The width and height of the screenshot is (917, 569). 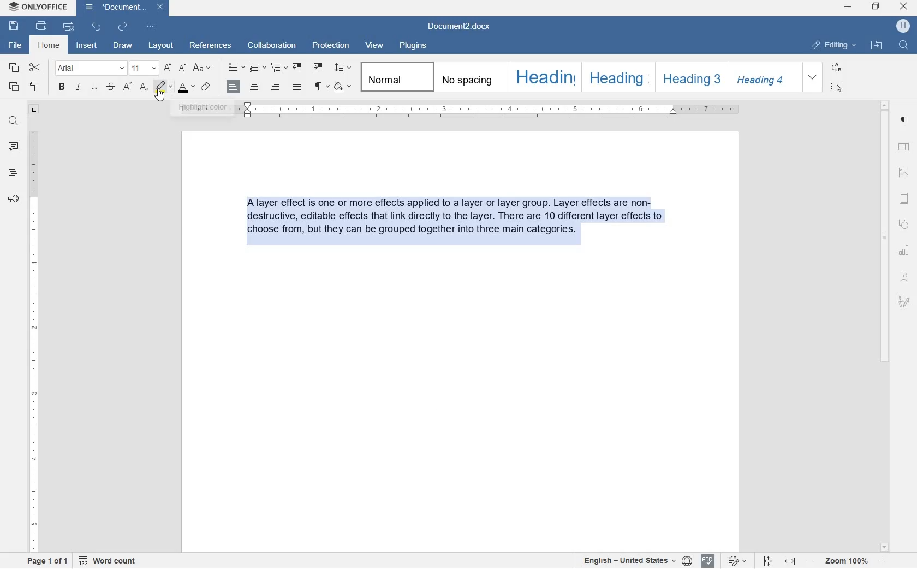 What do you see at coordinates (763, 77) in the screenshot?
I see `HEADING 4` at bounding box center [763, 77].